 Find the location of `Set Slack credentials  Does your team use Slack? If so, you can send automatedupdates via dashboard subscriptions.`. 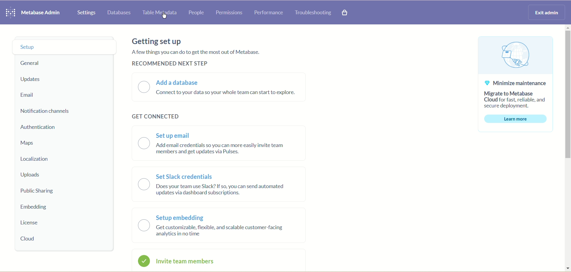

Set Slack credentials  Does your team use Slack? If so, you can send automatedupdates via dashboard subscriptions. is located at coordinates (219, 185).